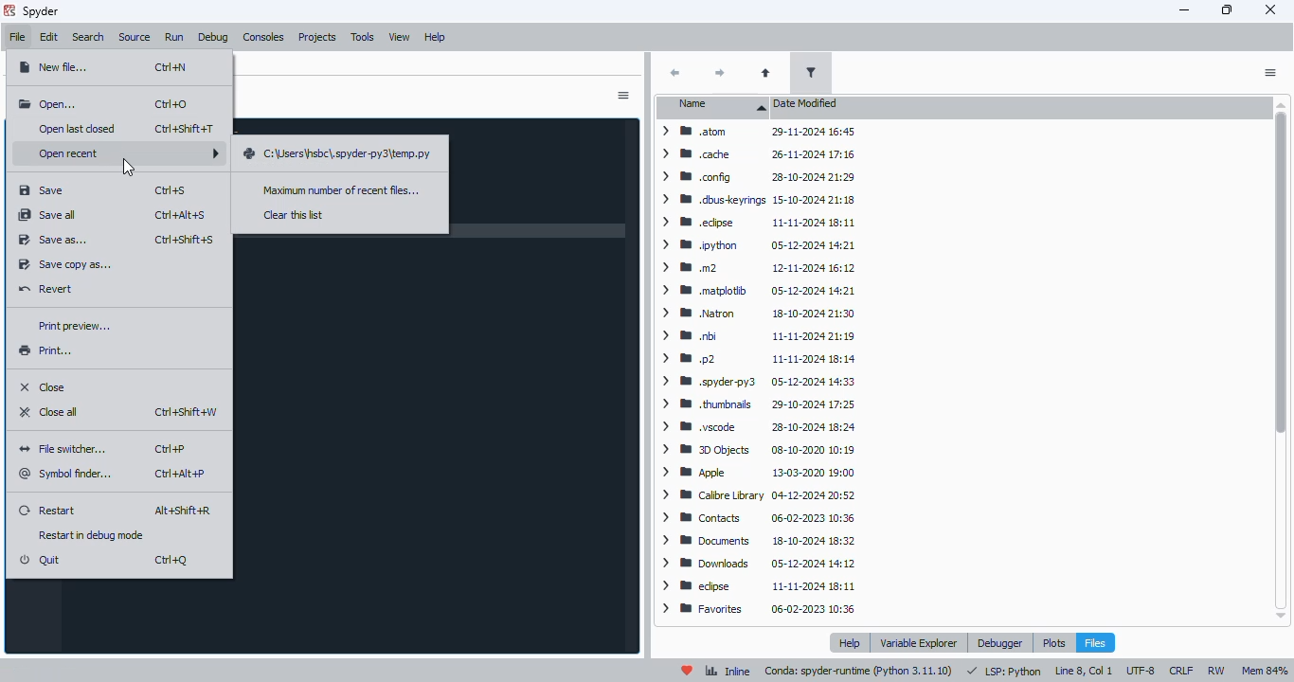 Image resolution: width=1294 pixels, height=682 pixels. Describe the element at coordinates (72, 326) in the screenshot. I see `print preview` at that location.